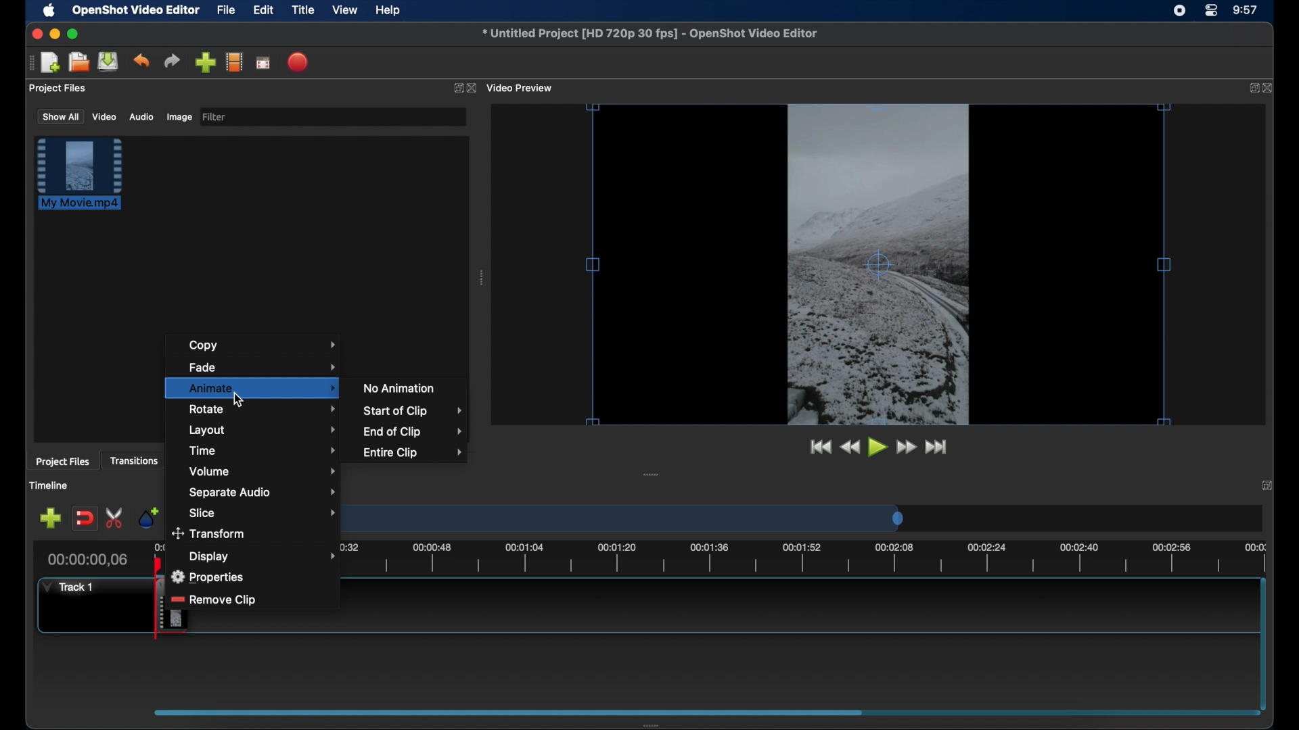  What do you see at coordinates (110, 62) in the screenshot?
I see `save files` at bounding box center [110, 62].